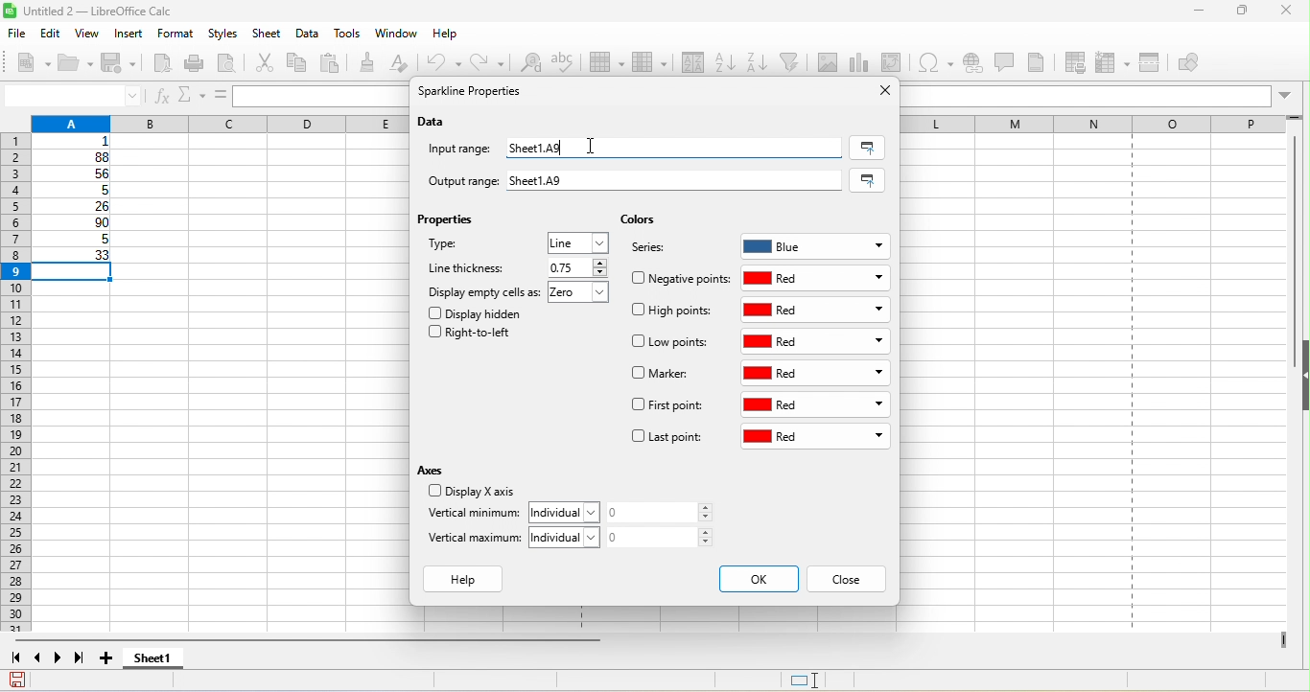  Describe the element at coordinates (130, 35) in the screenshot. I see `insert` at that location.